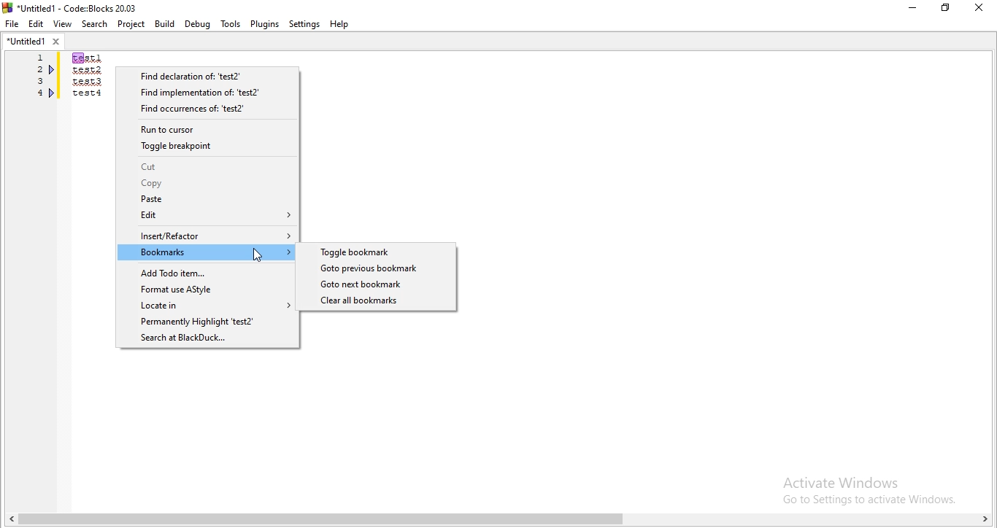  What do you see at coordinates (498, 519) in the screenshot?
I see `scroll bar` at bounding box center [498, 519].